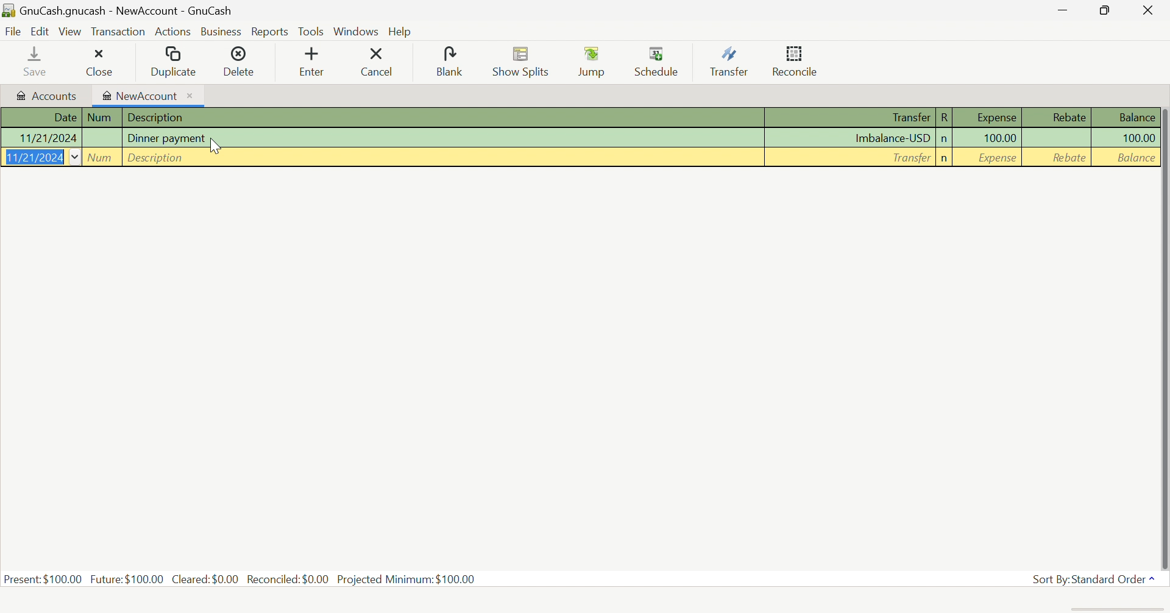 This screenshot has width=1170, height=613. What do you see at coordinates (101, 158) in the screenshot?
I see `Num` at bounding box center [101, 158].